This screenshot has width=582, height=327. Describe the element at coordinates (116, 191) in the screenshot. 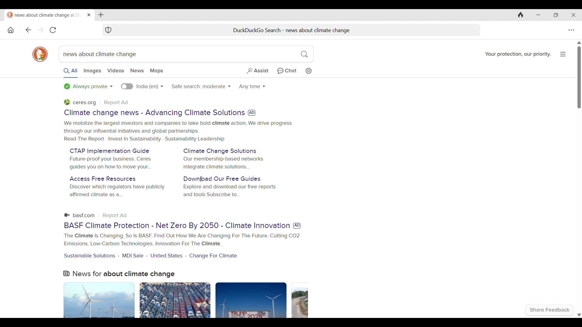

I see `Discover which regulators are publicly affirmed climate as a ` at that location.